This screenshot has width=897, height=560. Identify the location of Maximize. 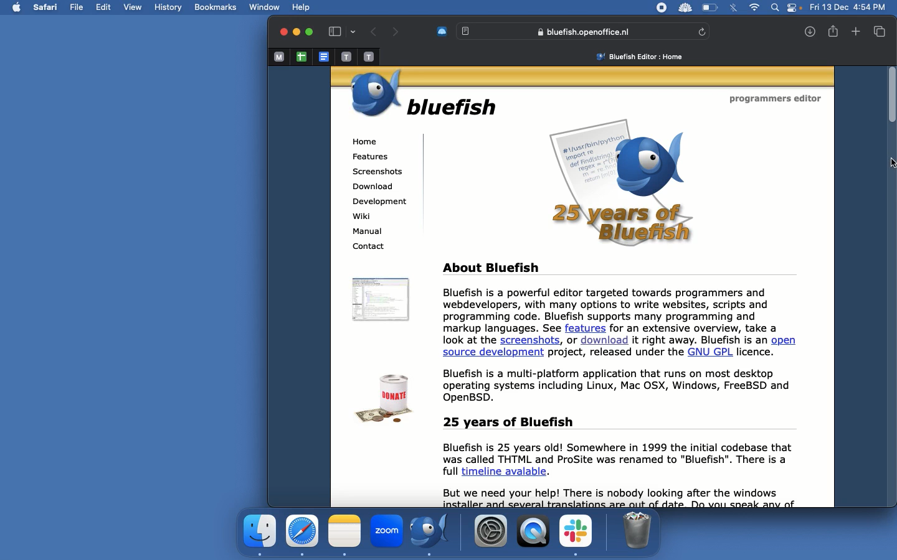
(311, 33).